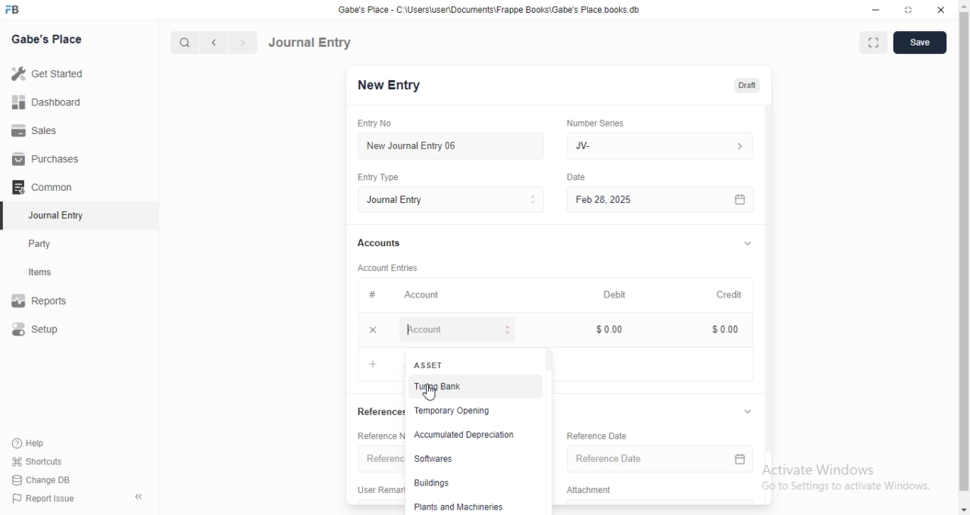 This screenshot has height=515, width=970. Describe the element at coordinates (874, 43) in the screenshot. I see `full screen` at that location.